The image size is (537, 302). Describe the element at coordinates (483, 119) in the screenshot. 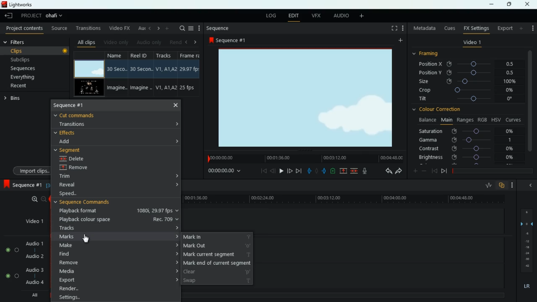

I see `rgb` at that location.